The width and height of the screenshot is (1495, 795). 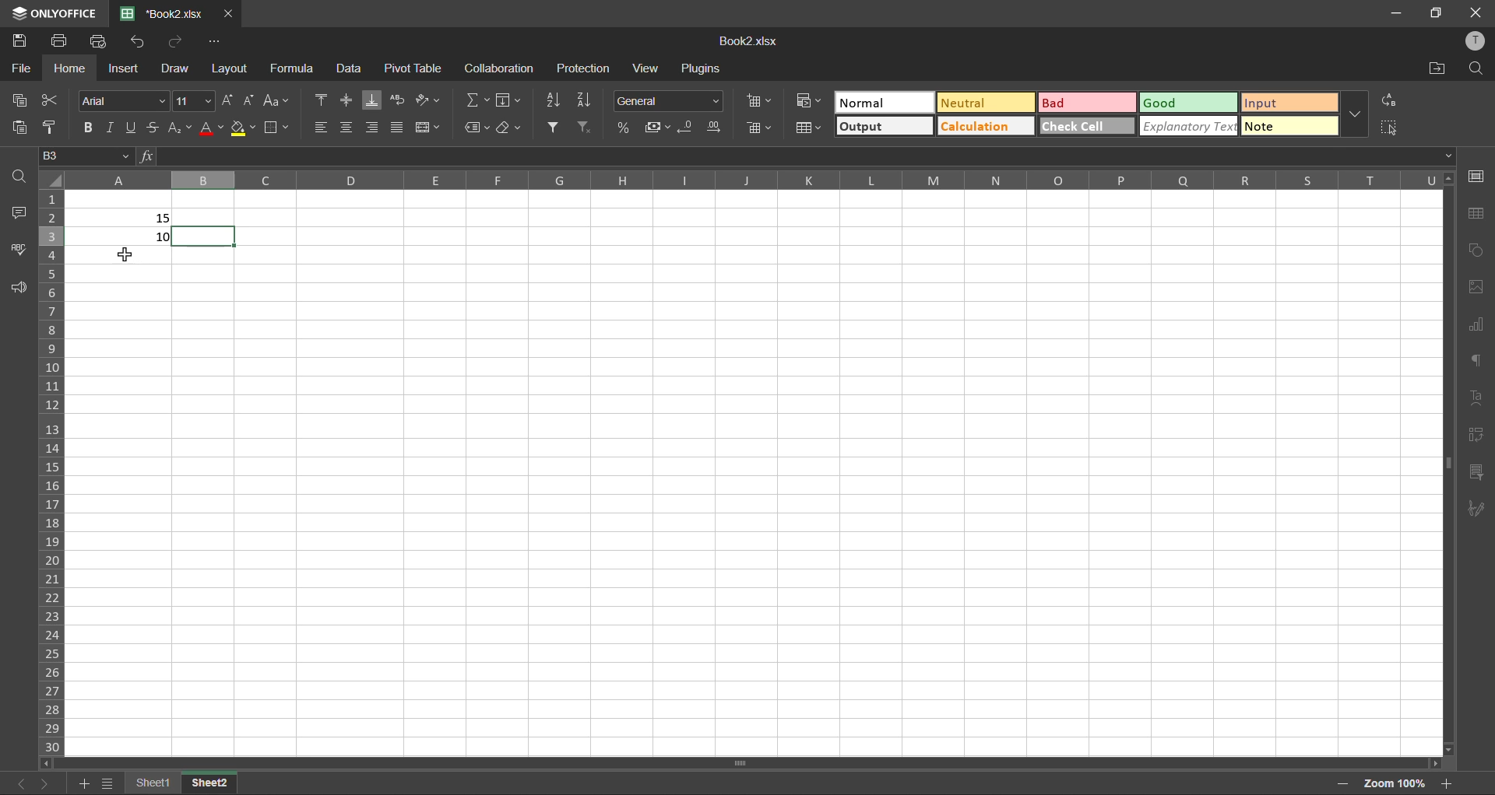 What do you see at coordinates (508, 100) in the screenshot?
I see `fields` at bounding box center [508, 100].